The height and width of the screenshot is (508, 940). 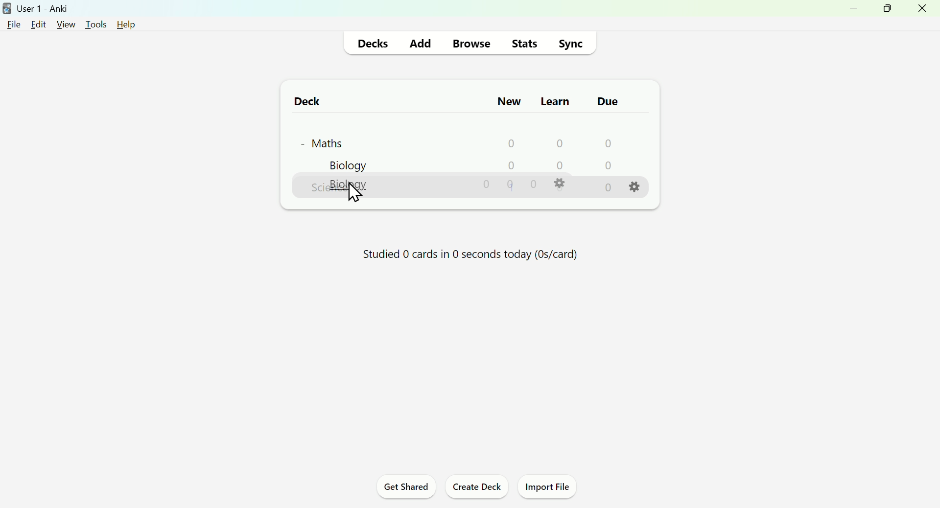 I want to click on tools, so click(x=96, y=24).